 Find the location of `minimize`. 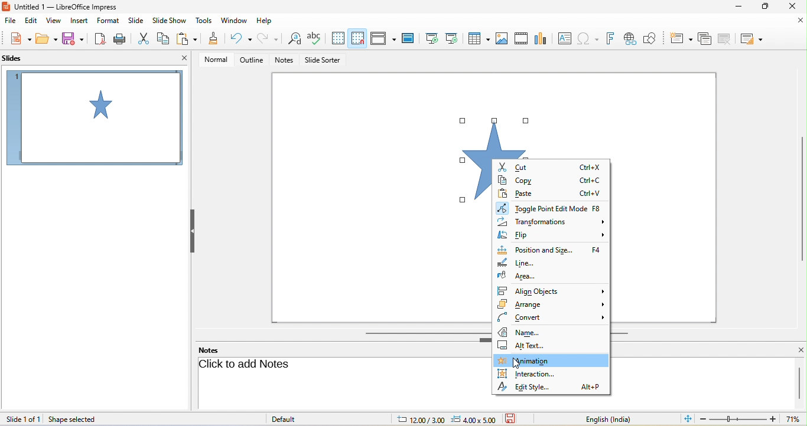

minimize is located at coordinates (740, 6).